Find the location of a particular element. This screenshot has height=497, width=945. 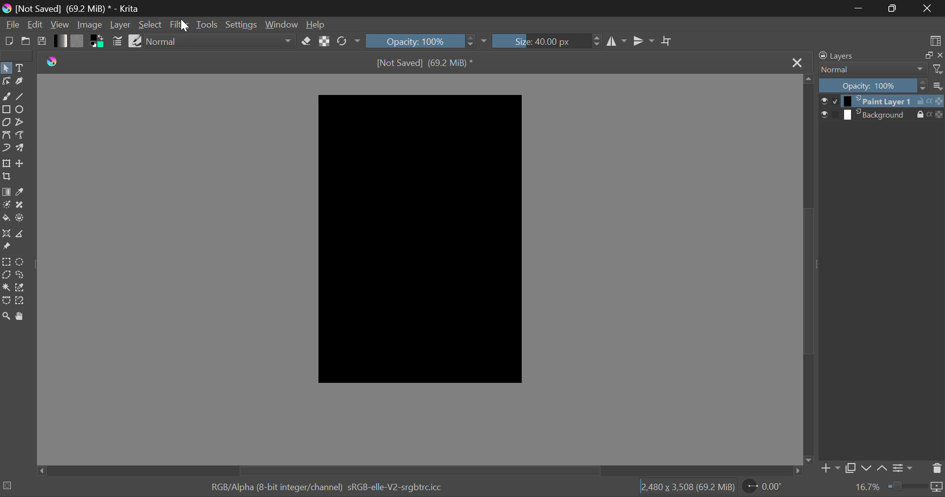

Crop is located at coordinates (6, 177).